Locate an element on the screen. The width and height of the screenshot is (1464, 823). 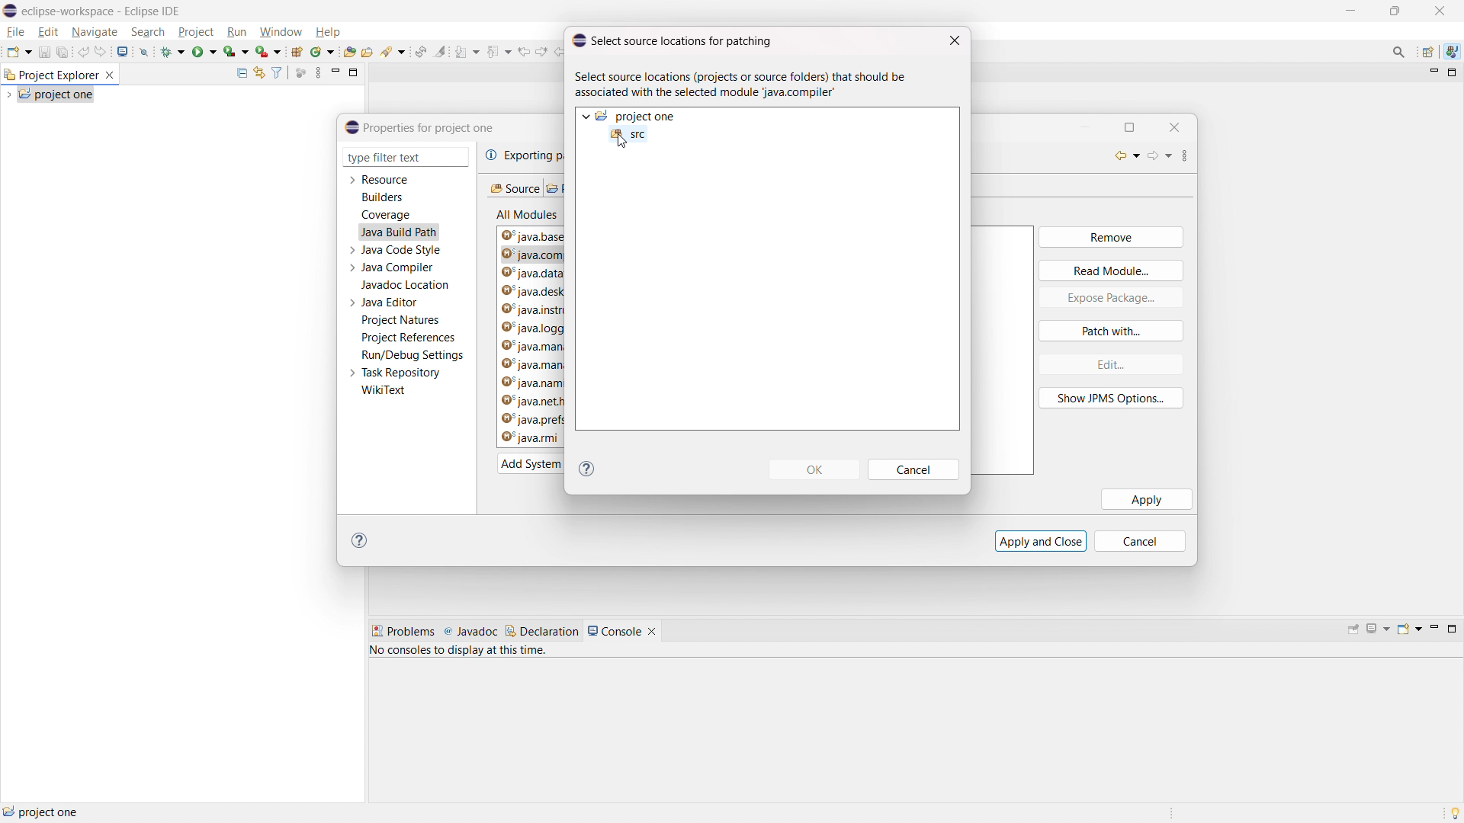
properties for project one is located at coordinates (420, 127).